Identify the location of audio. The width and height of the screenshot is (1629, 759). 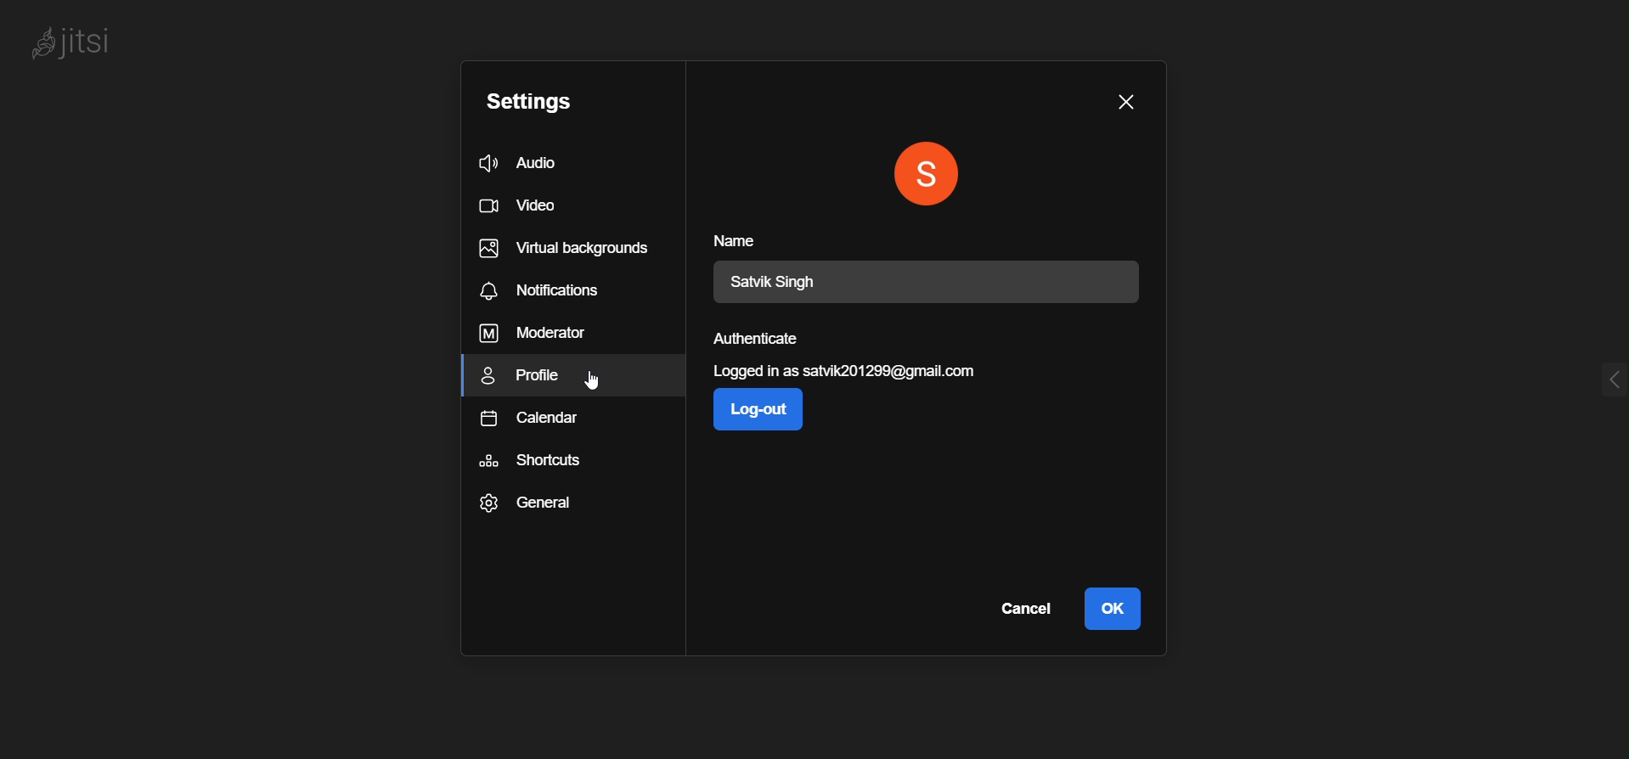
(540, 163).